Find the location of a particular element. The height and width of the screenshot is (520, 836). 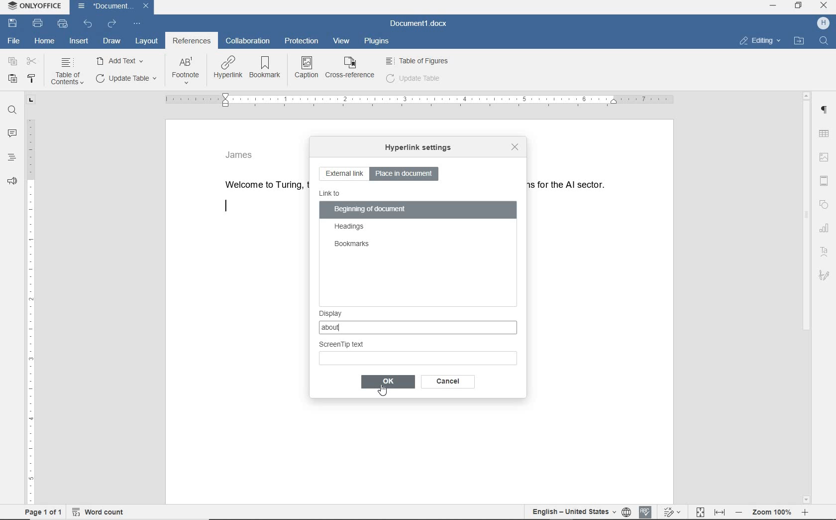

header & footer is located at coordinates (824, 180).